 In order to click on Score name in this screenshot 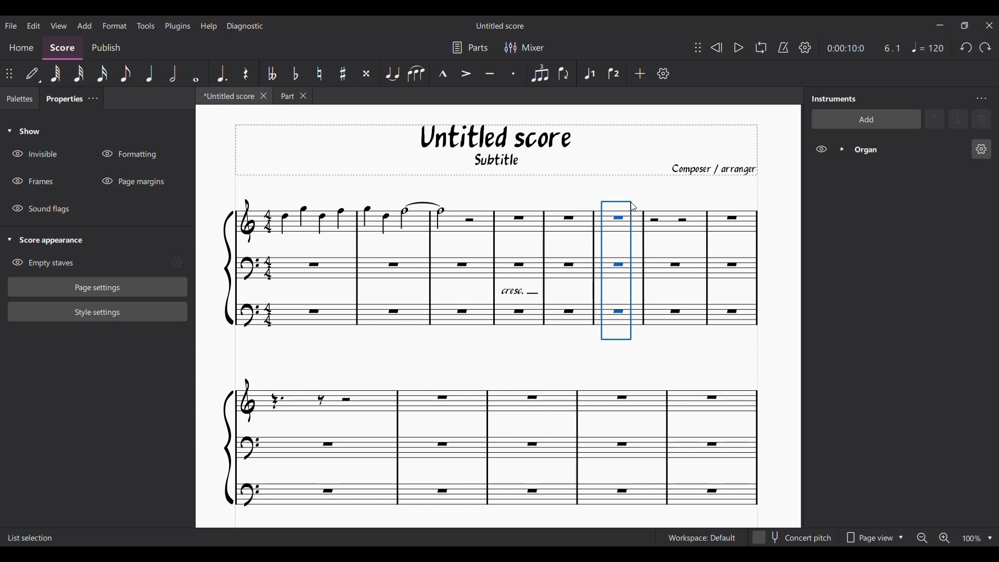, I will do `click(501, 25)`.